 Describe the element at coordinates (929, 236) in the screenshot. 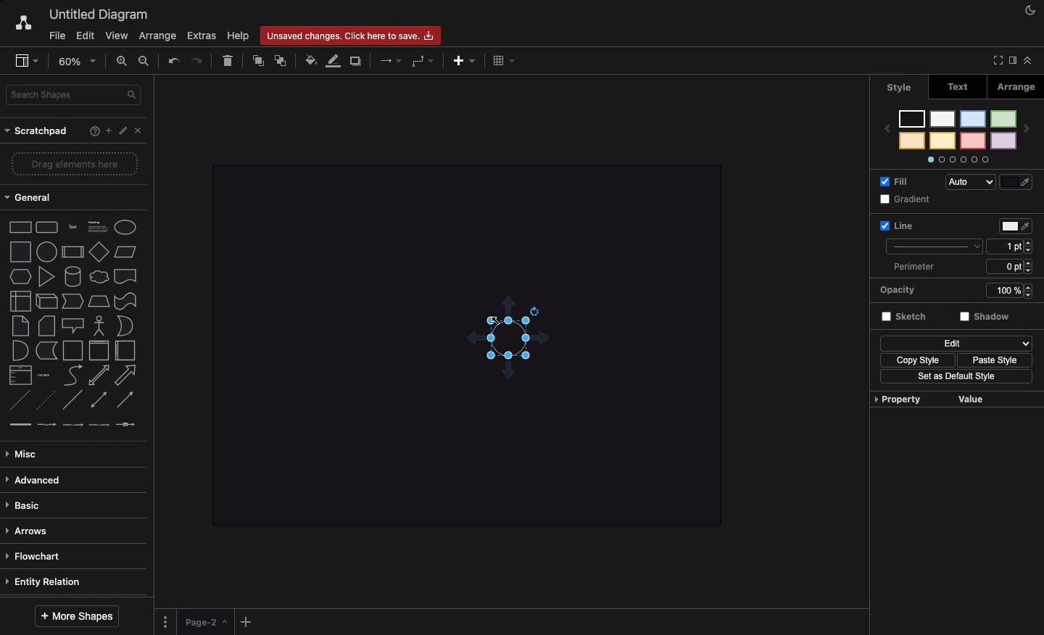

I see `Line` at that location.